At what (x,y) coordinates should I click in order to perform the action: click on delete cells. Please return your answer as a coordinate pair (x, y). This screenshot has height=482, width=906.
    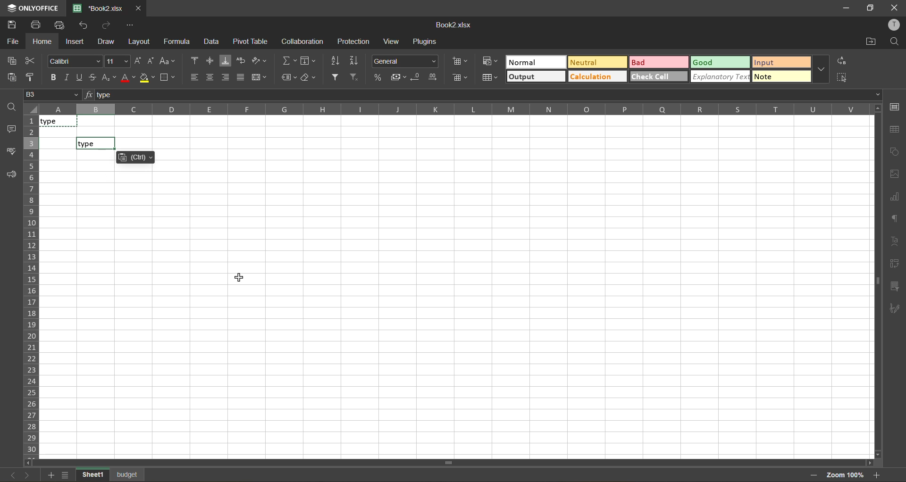
    Looking at the image, I should click on (461, 78).